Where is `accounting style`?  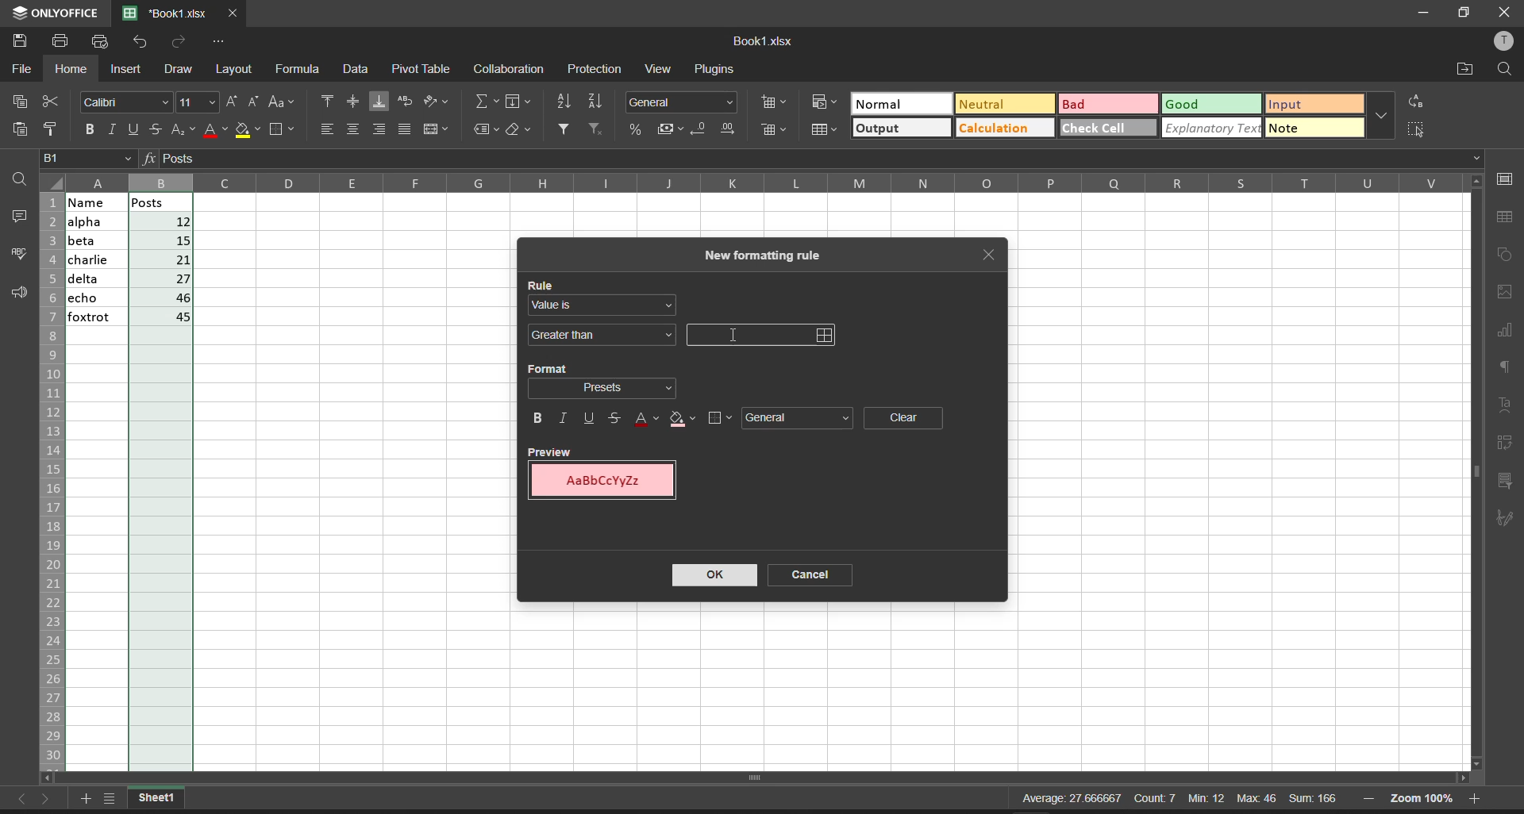
accounting style is located at coordinates (666, 126).